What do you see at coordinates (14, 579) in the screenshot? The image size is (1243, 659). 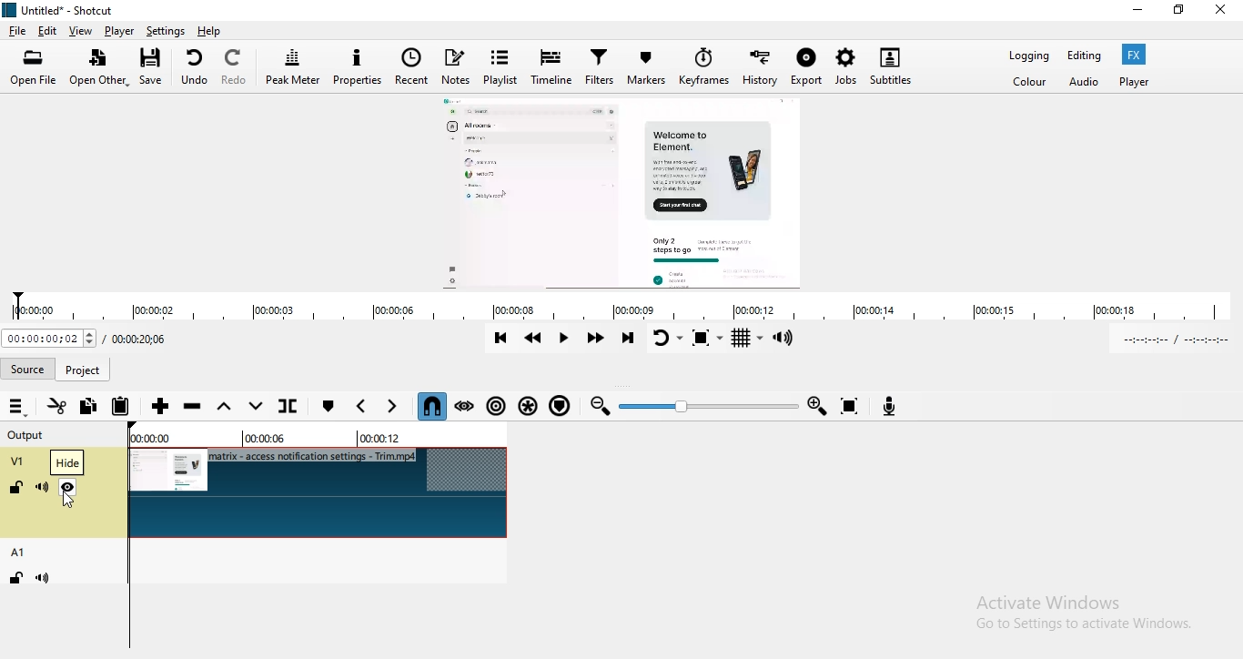 I see `lock` at bounding box center [14, 579].